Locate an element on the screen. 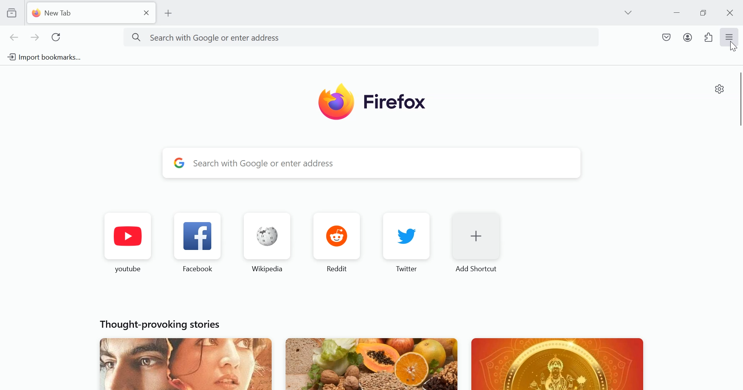 This screenshot has width=743, height=390. Extensions is located at coordinates (708, 37).